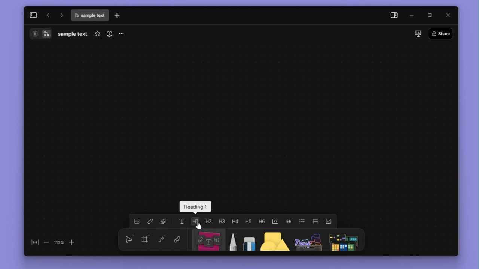 This screenshot has height=269, width=479. Describe the element at coordinates (47, 243) in the screenshot. I see `zoom out` at that location.